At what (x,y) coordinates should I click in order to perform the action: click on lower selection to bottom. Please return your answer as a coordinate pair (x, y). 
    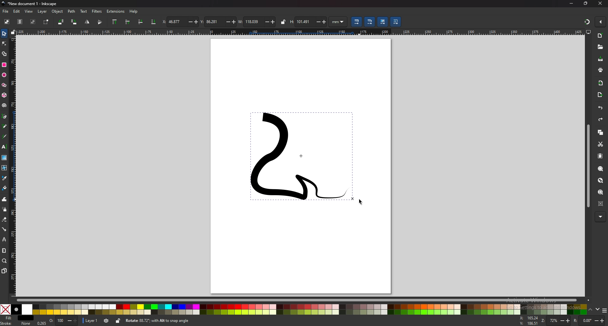
    Looking at the image, I should click on (153, 22).